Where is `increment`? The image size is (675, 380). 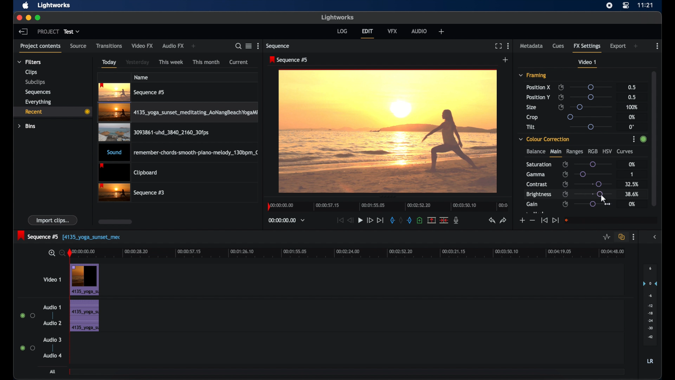 increment is located at coordinates (522, 221).